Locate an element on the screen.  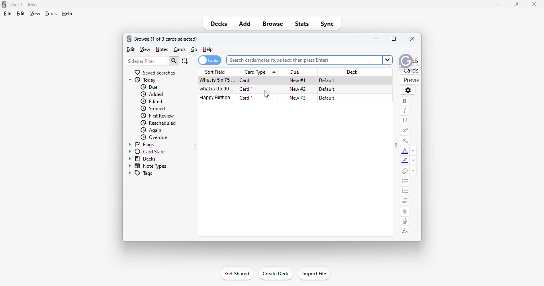
toggle sidebar is located at coordinates (194, 147).